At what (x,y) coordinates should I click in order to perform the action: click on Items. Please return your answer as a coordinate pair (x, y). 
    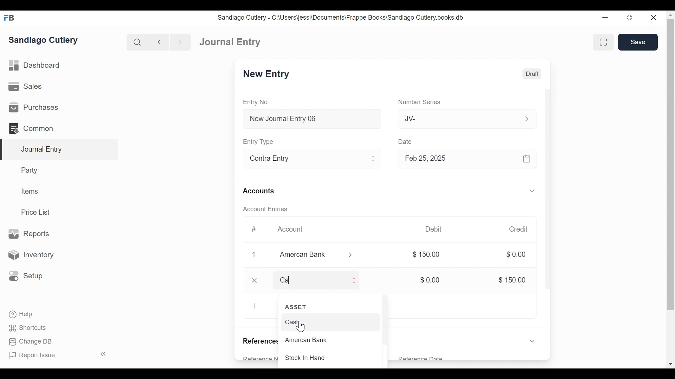
    Looking at the image, I should click on (30, 191).